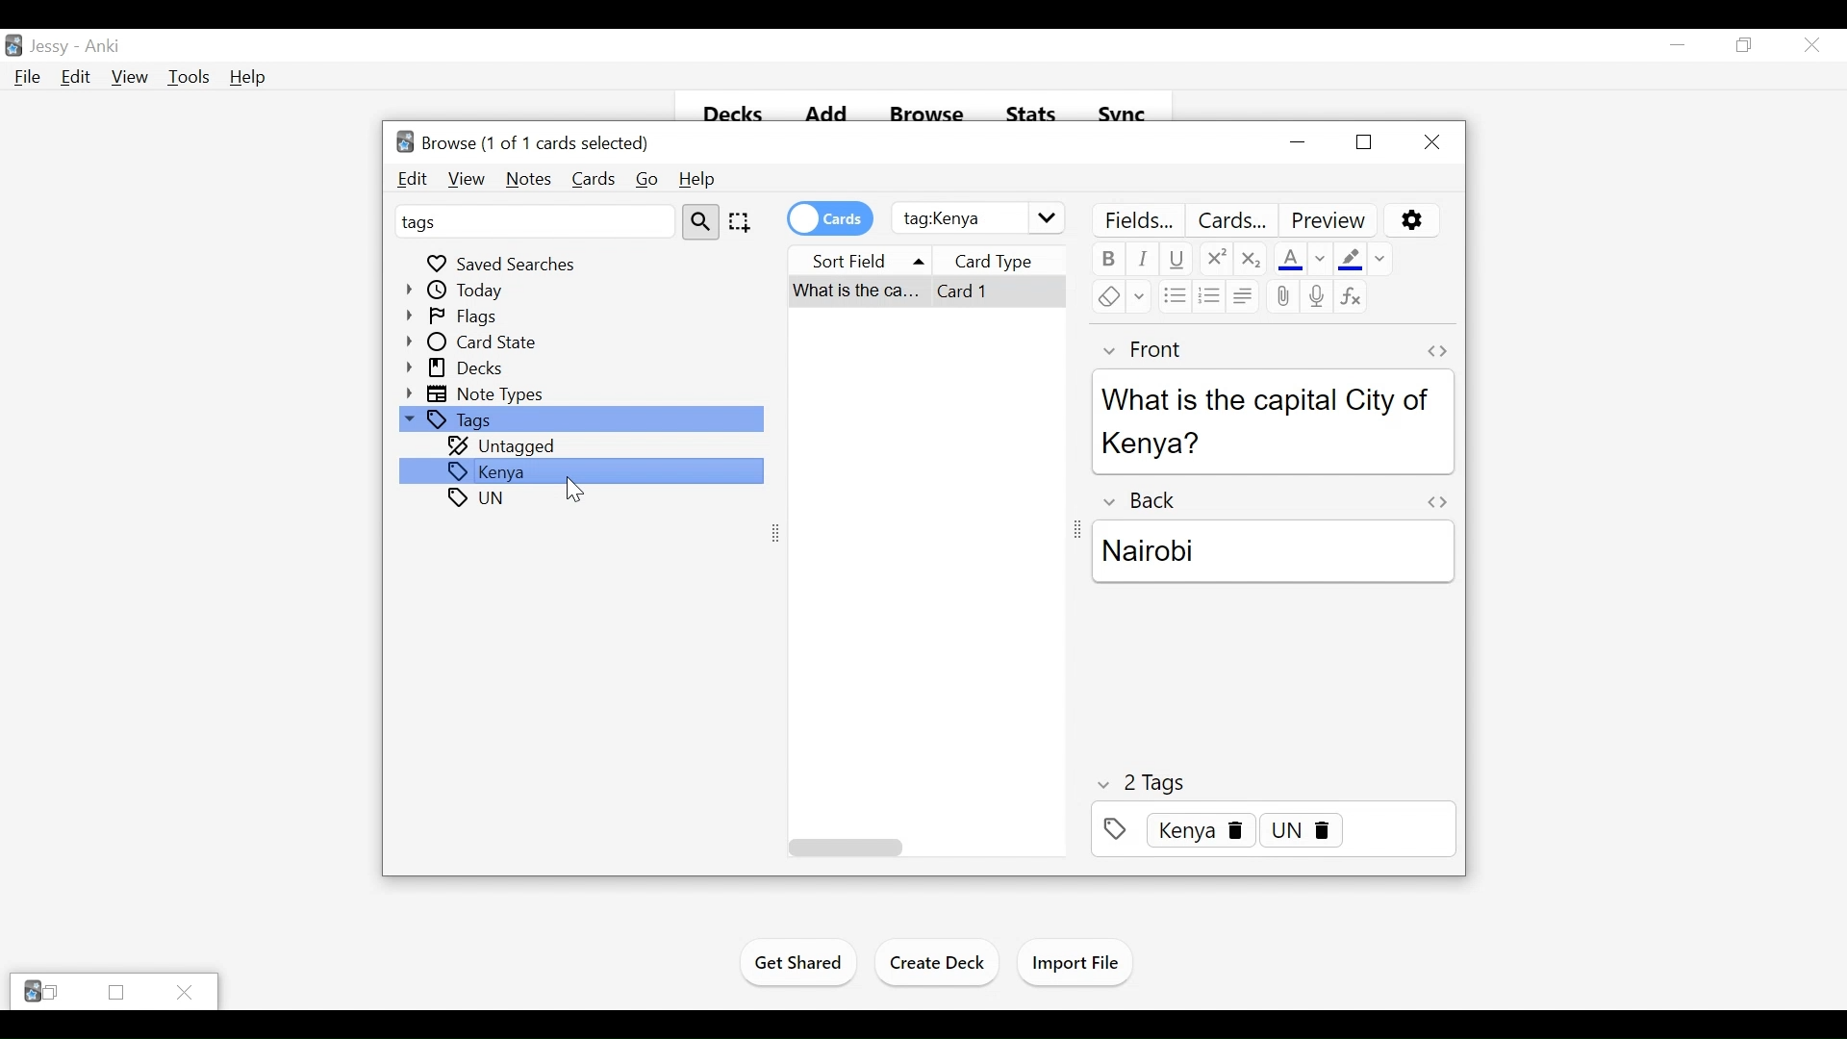  Describe the element at coordinates (645, 180) in the screenshot. I see `Go` at that location.